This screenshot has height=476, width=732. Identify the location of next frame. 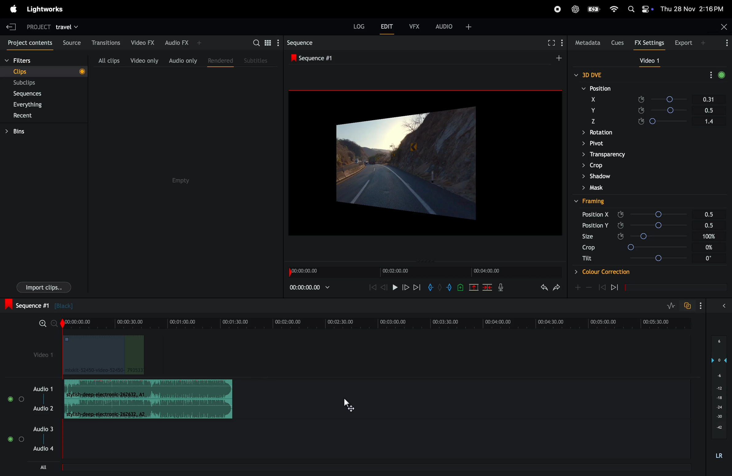
(405, 287).